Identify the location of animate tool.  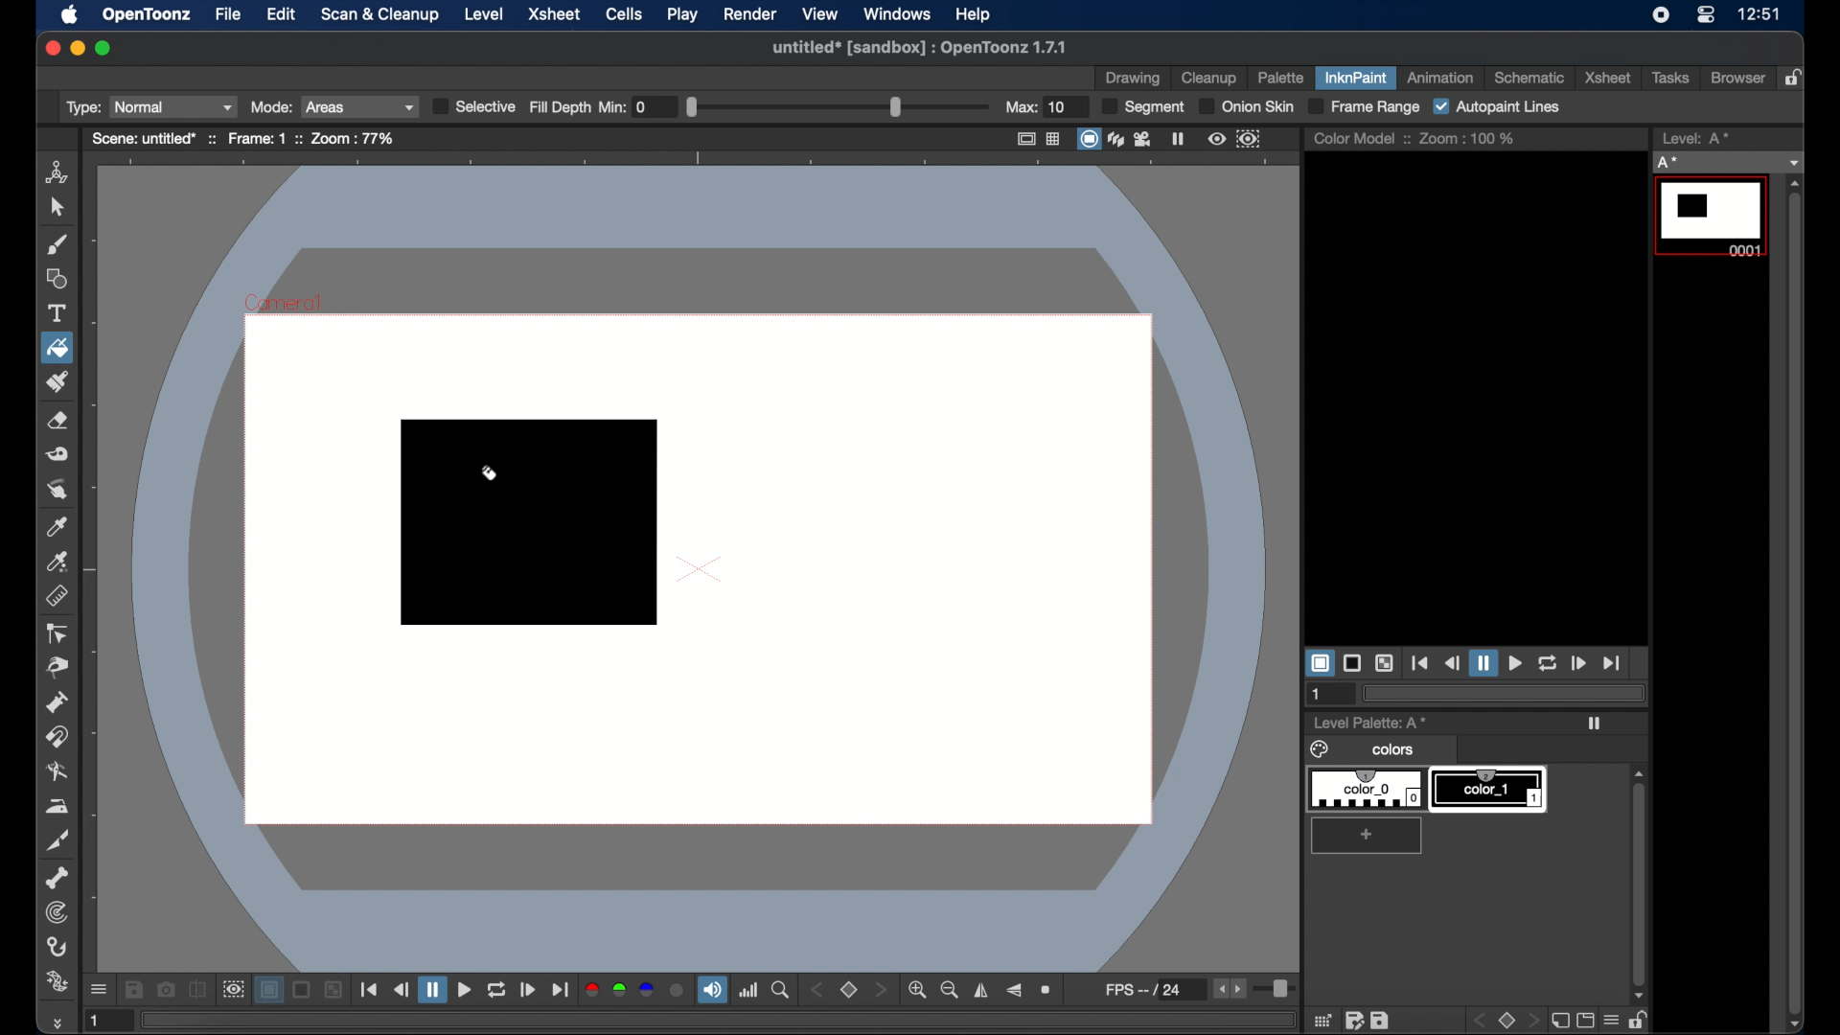
(57, 172).